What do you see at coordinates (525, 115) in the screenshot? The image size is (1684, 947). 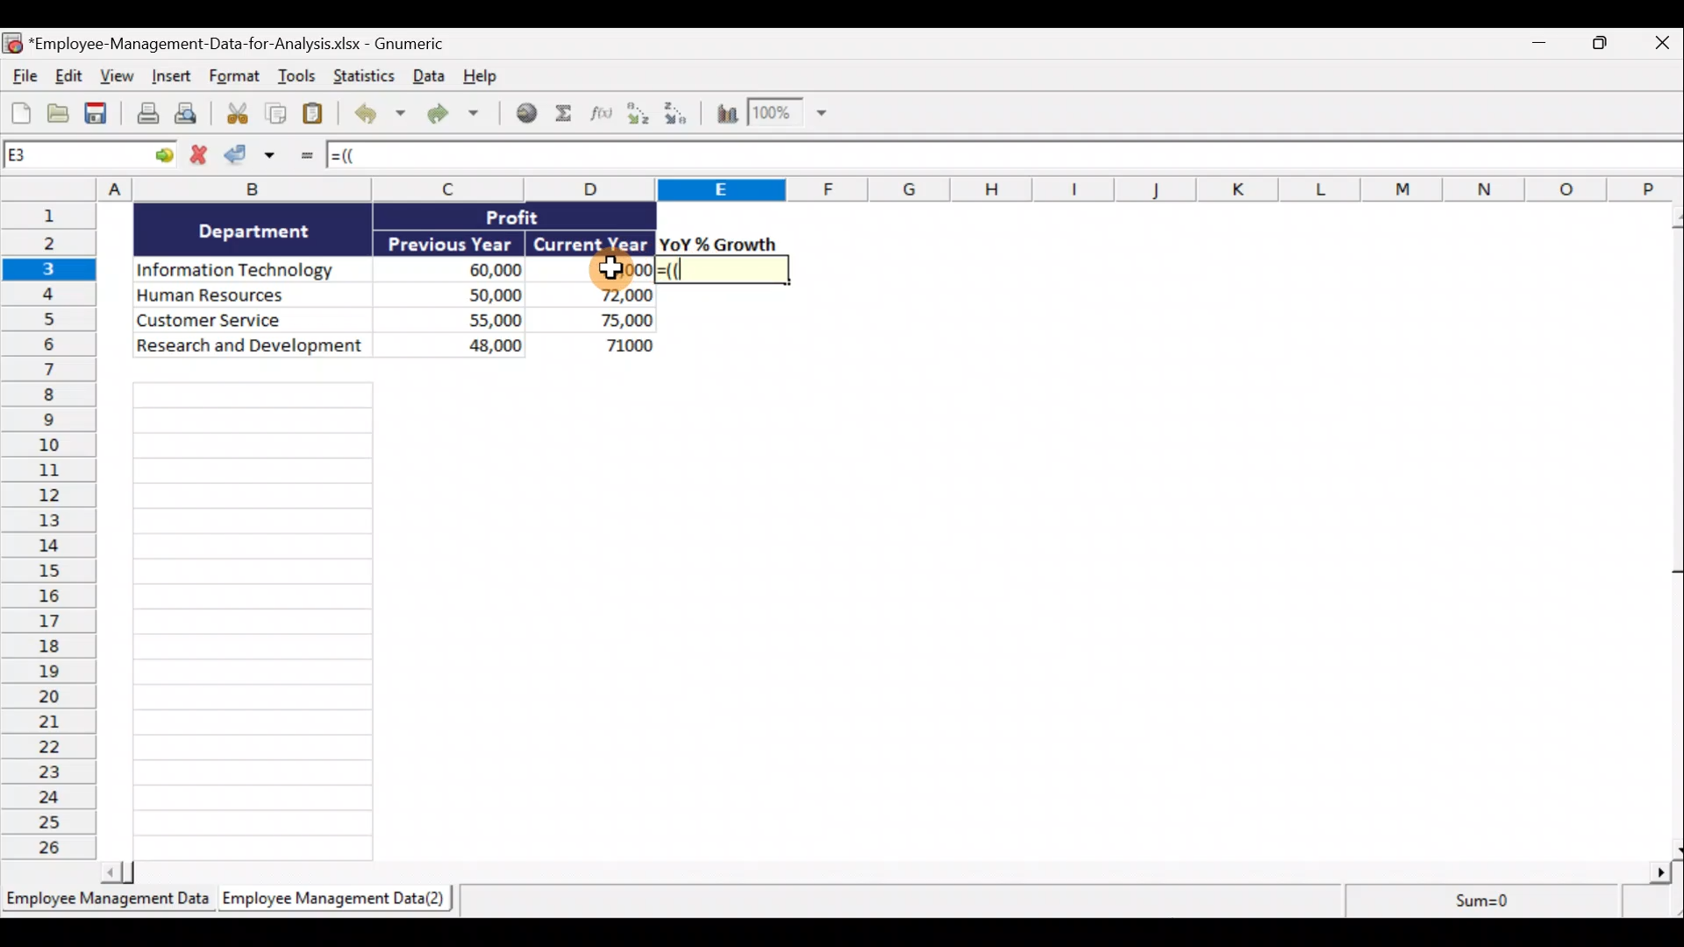 I see `Insert hyperlink` at bounding box center [525, 115].